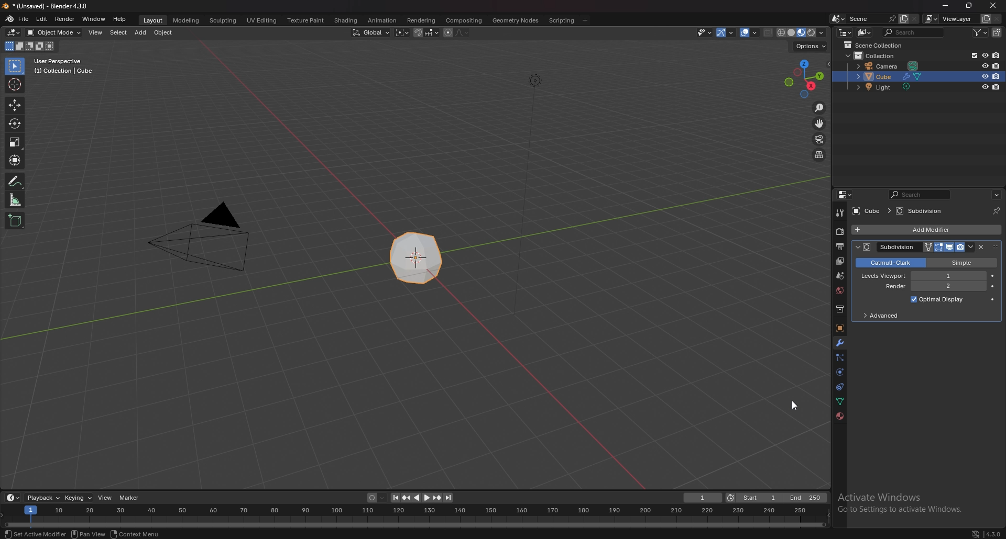  What do you see at coordinates (347, 20) in the screenshot?
I see `shading` at bounding box center [347, 20].